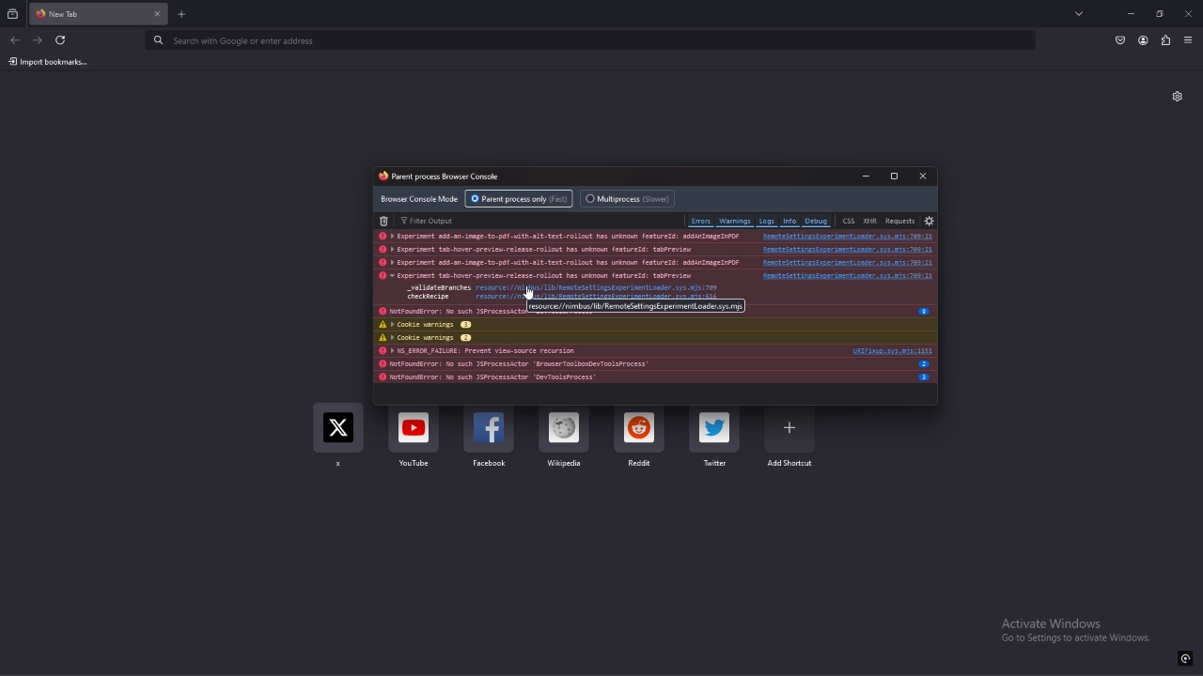  Describe the element at coordinates (925, 363) in the screenshot. I see `info` at that location.